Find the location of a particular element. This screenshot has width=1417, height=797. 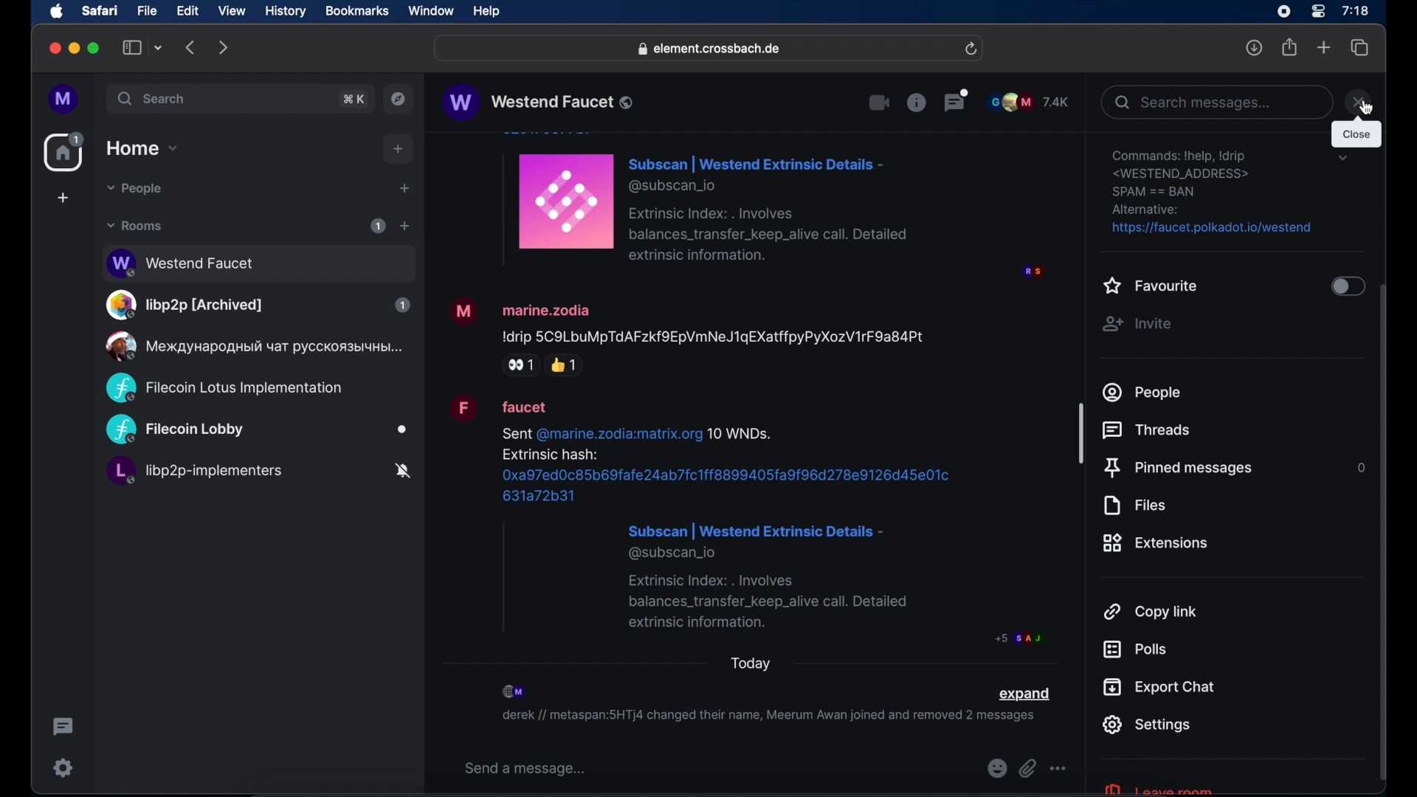

files is located at coordinates (1134, 506).